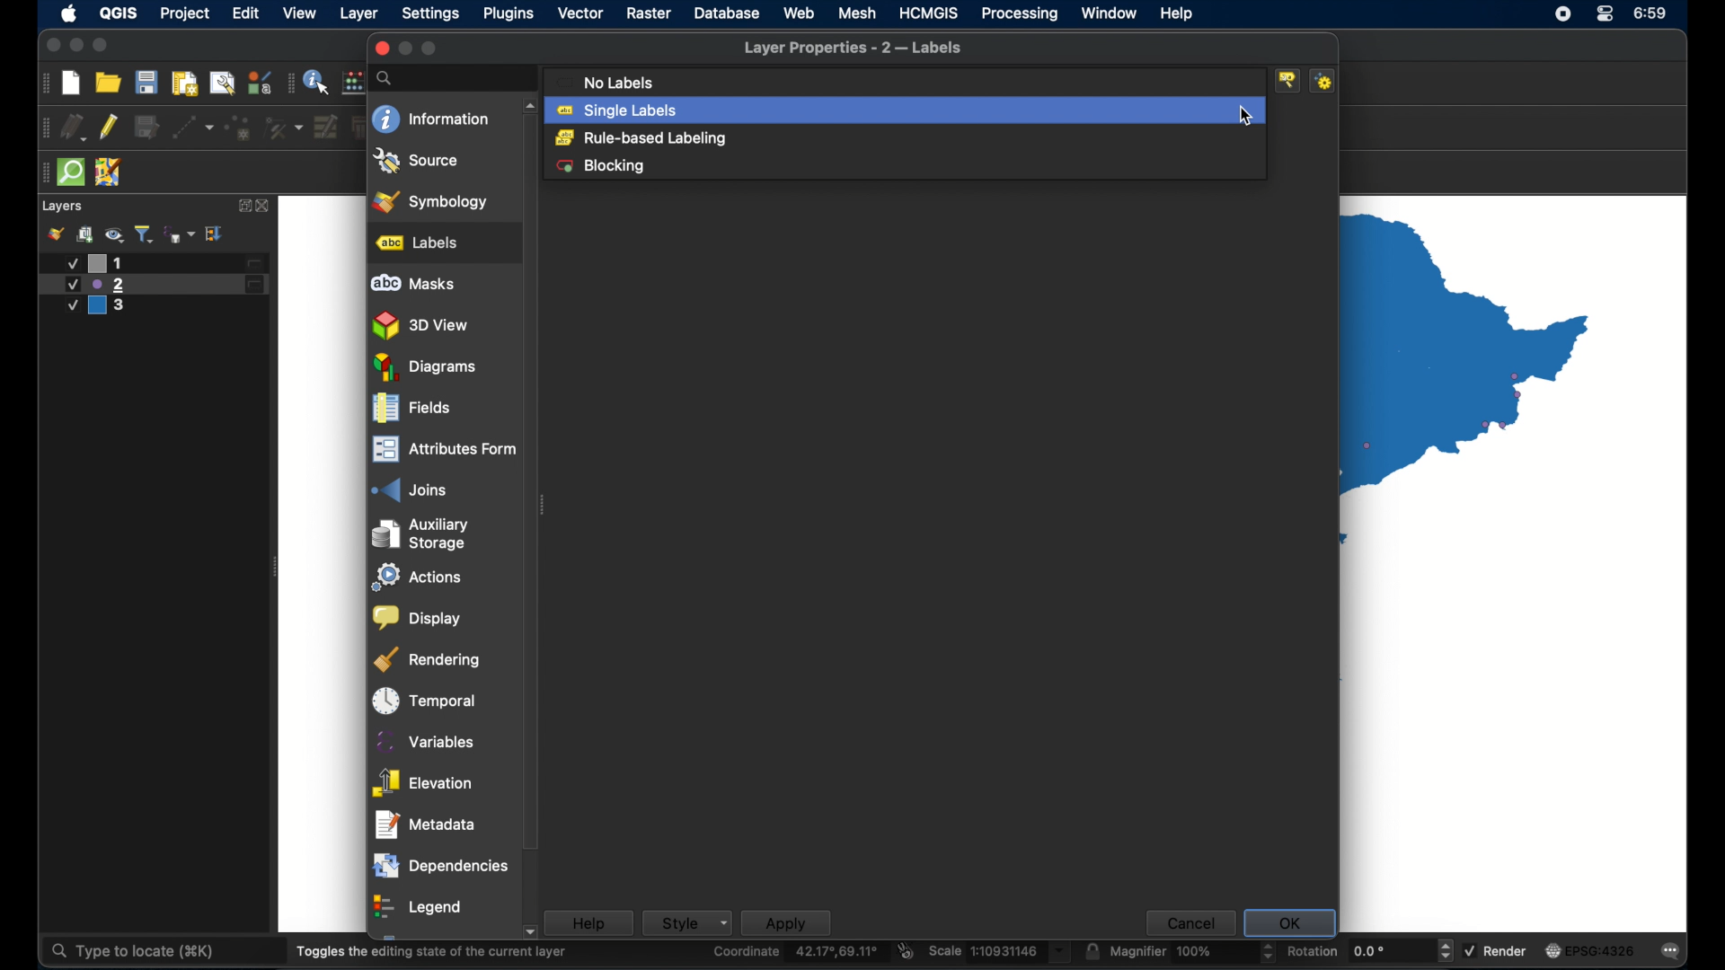 This screenshot has height=970, width=1725. What do you see at coordinates (854, 48) in the screenshot?
I see `layer proeprties - 2 labels` at bounding box center [854, 48].